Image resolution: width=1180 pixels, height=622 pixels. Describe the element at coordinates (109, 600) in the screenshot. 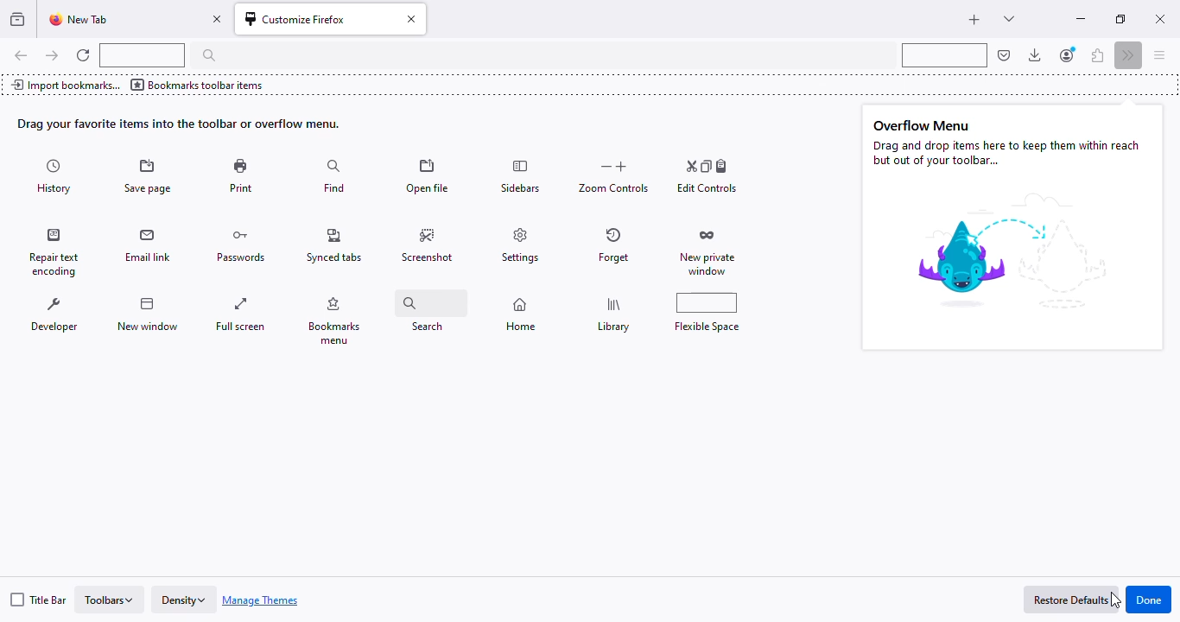

I see `toolbars` at that location.